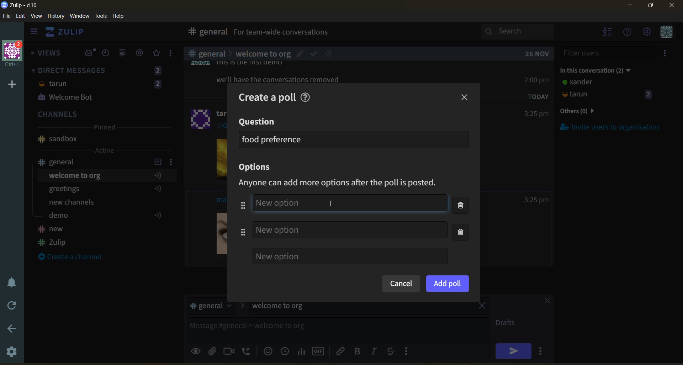 Image resolution: width=683 pixels, height=365 pixels. Describe the element at coordinates (603, 69) in the screenshot. I see `in this conversation` at that location.